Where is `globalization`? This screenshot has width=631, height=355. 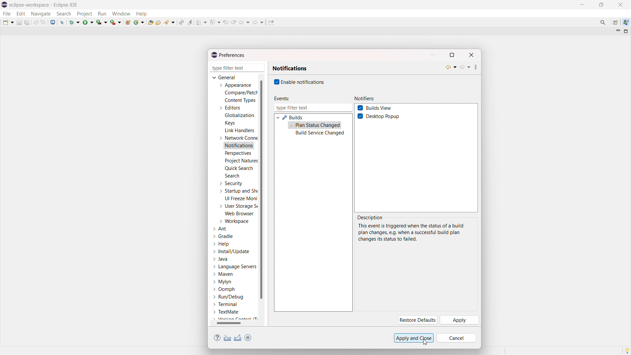 globalization is located at coordinates (240, 115).